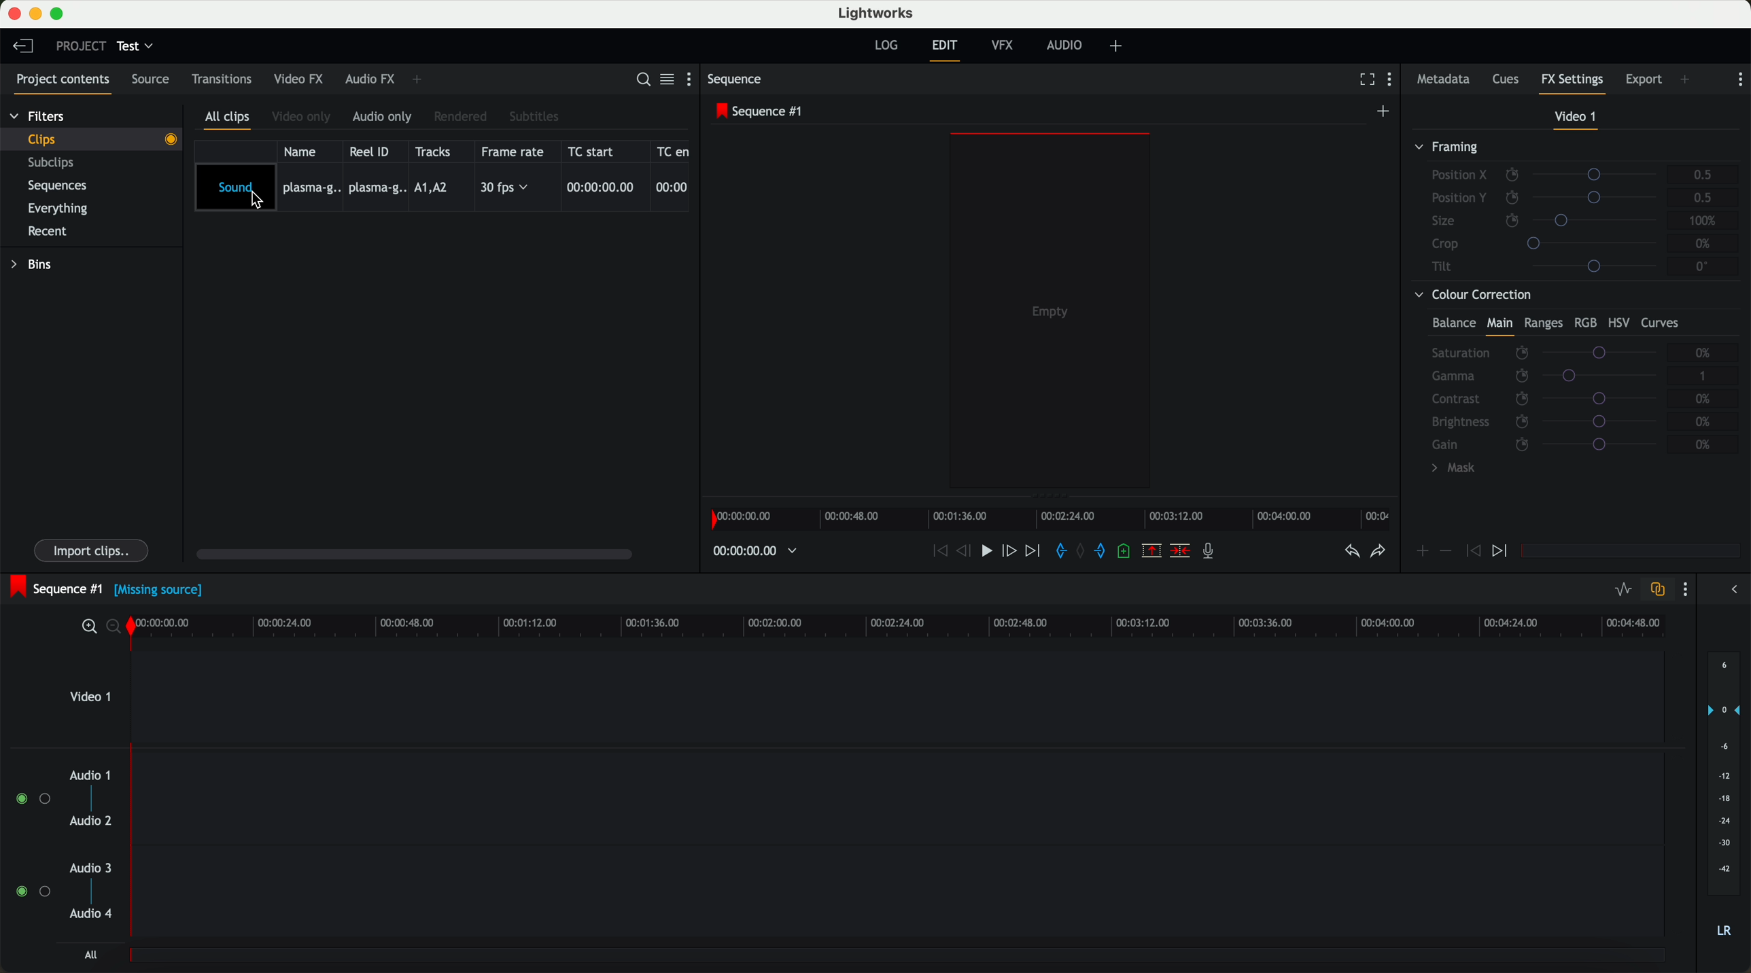 Image resolution: width=1751 pixels, height=973 pixels. I want to click on show settings menu, so click(692, 82).